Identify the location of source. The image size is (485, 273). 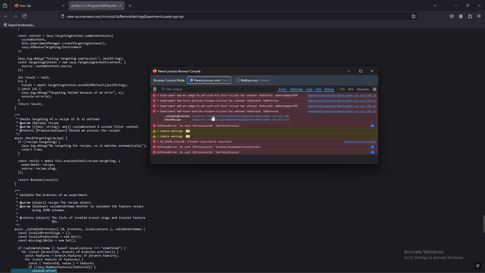
(342, 100).